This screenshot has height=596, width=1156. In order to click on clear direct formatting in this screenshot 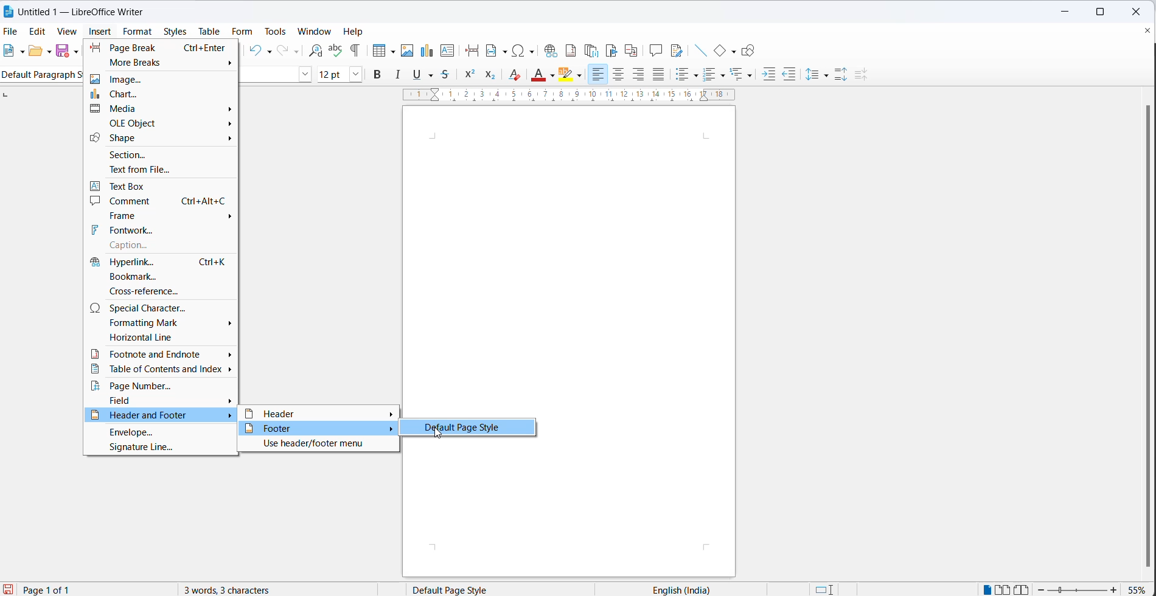, I will do `click(517, 75)`.